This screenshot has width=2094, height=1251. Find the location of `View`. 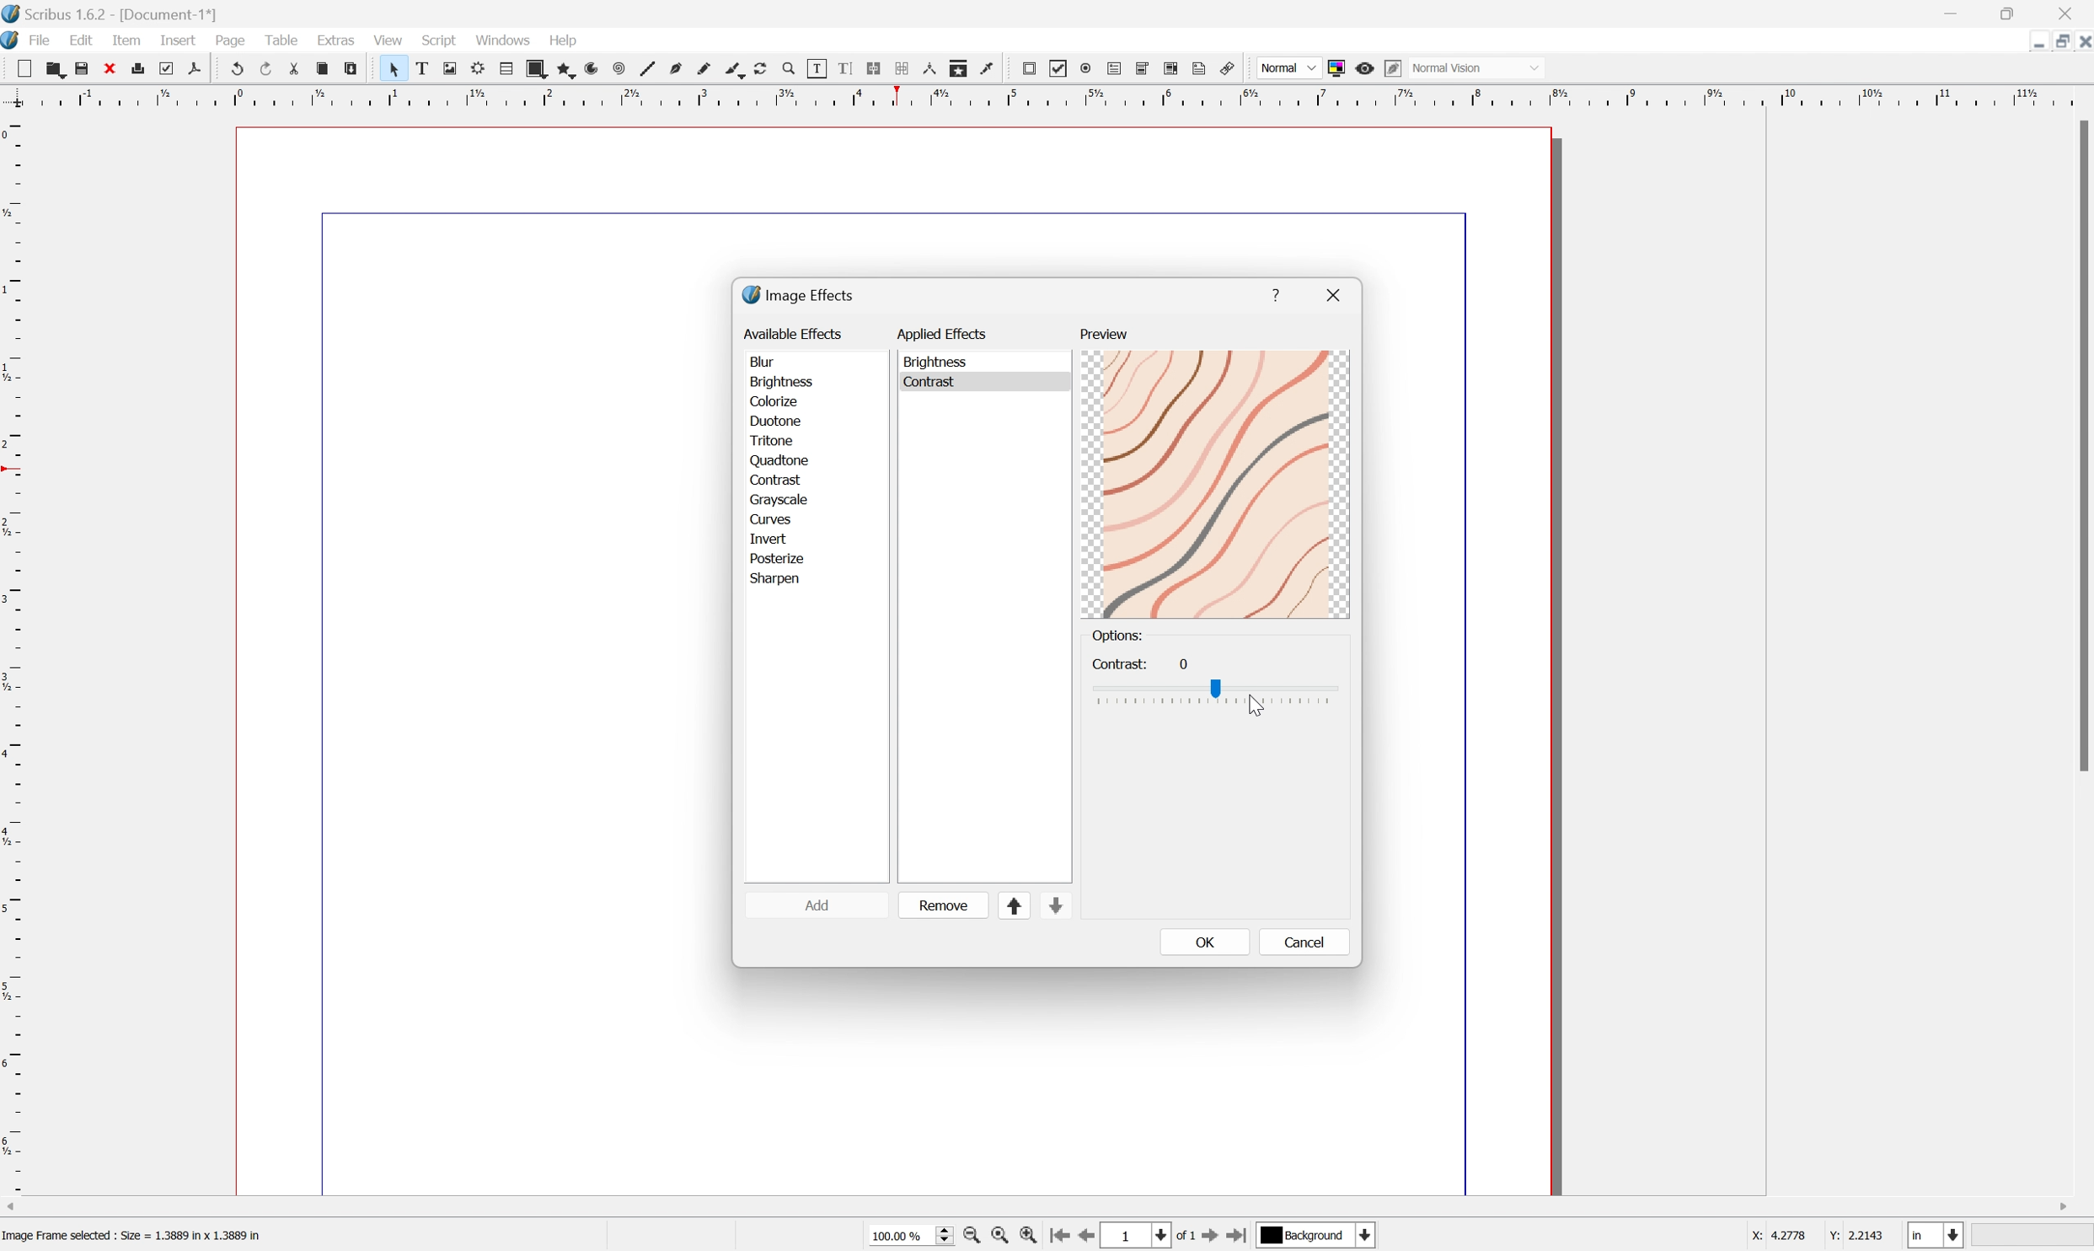

View is located at coordinates (388, 40).